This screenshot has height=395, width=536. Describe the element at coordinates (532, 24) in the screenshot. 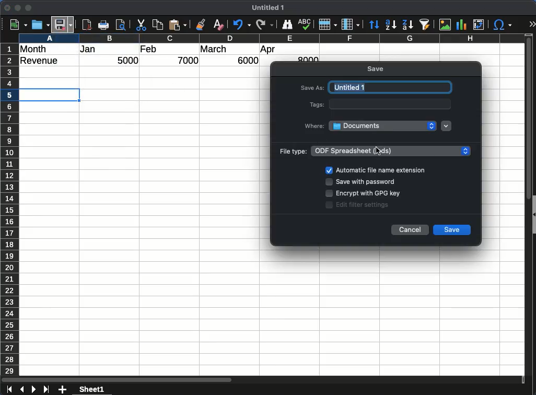

I see `expand` at that location.